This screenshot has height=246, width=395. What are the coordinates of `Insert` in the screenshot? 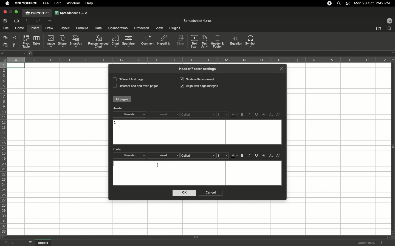 It's located at (163, 115).